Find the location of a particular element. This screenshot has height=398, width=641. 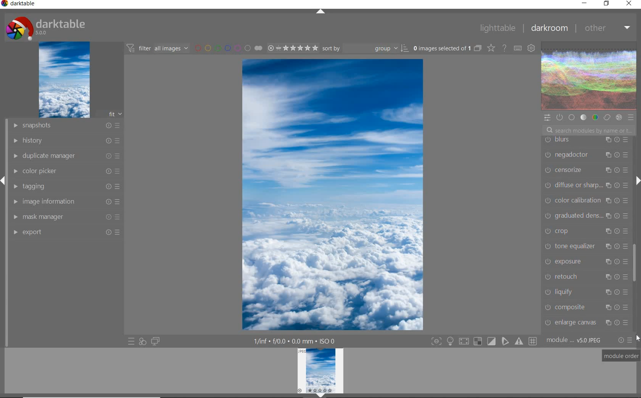

FILTER BY IMAGE COLOR LABEL is located at coordinates (228, 48).